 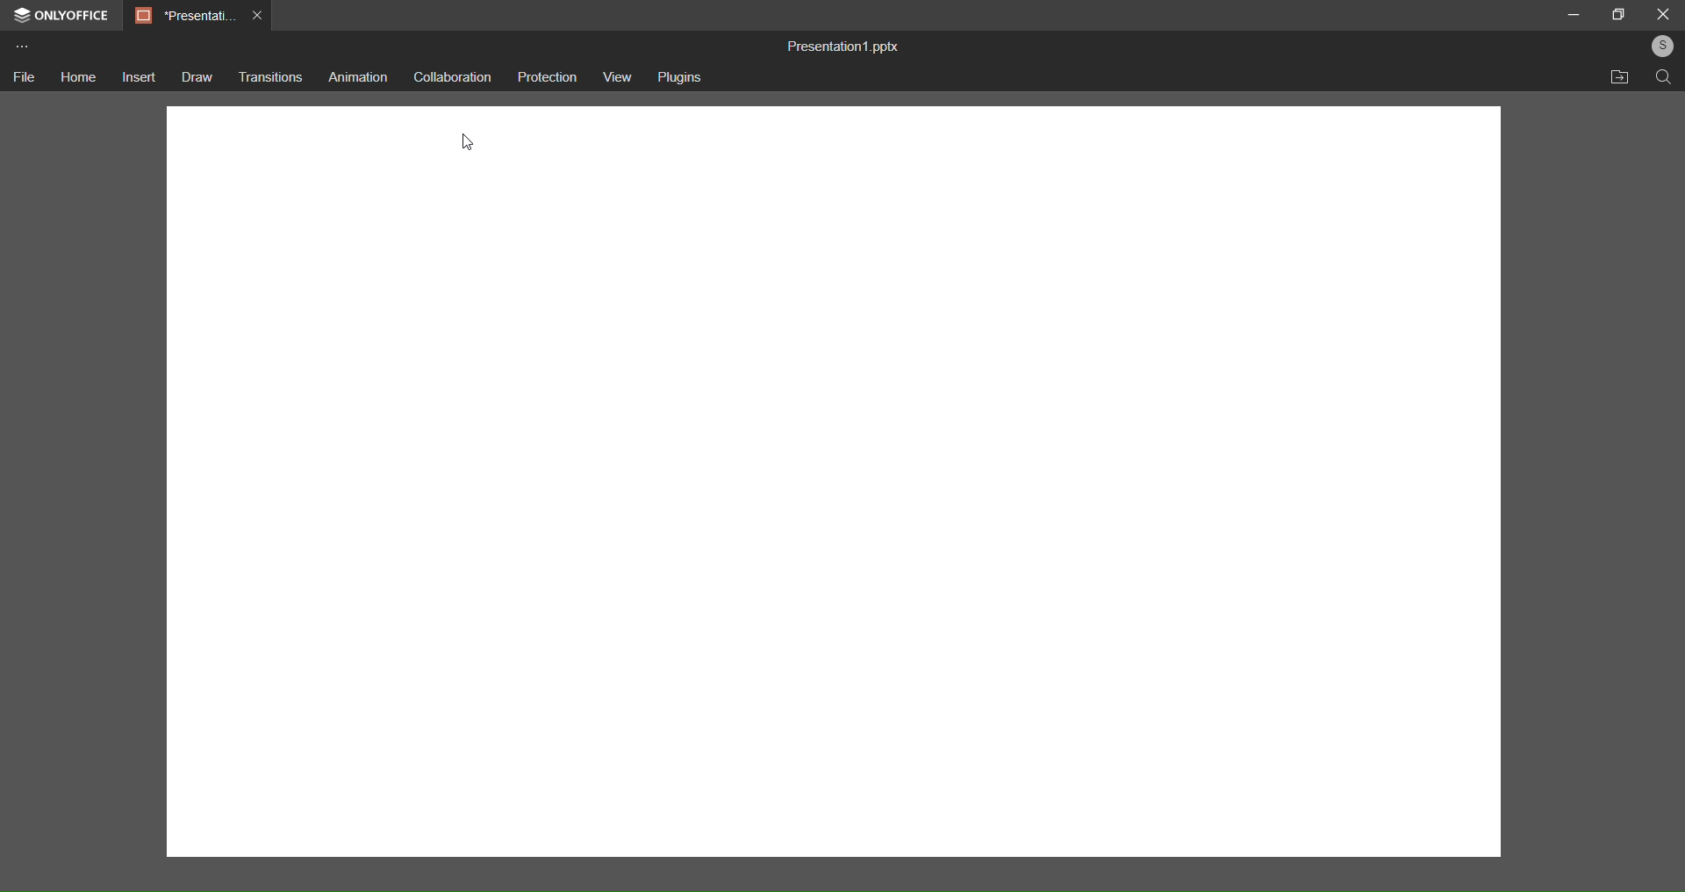 I want to click on plugins, so click(x=685, y=78).